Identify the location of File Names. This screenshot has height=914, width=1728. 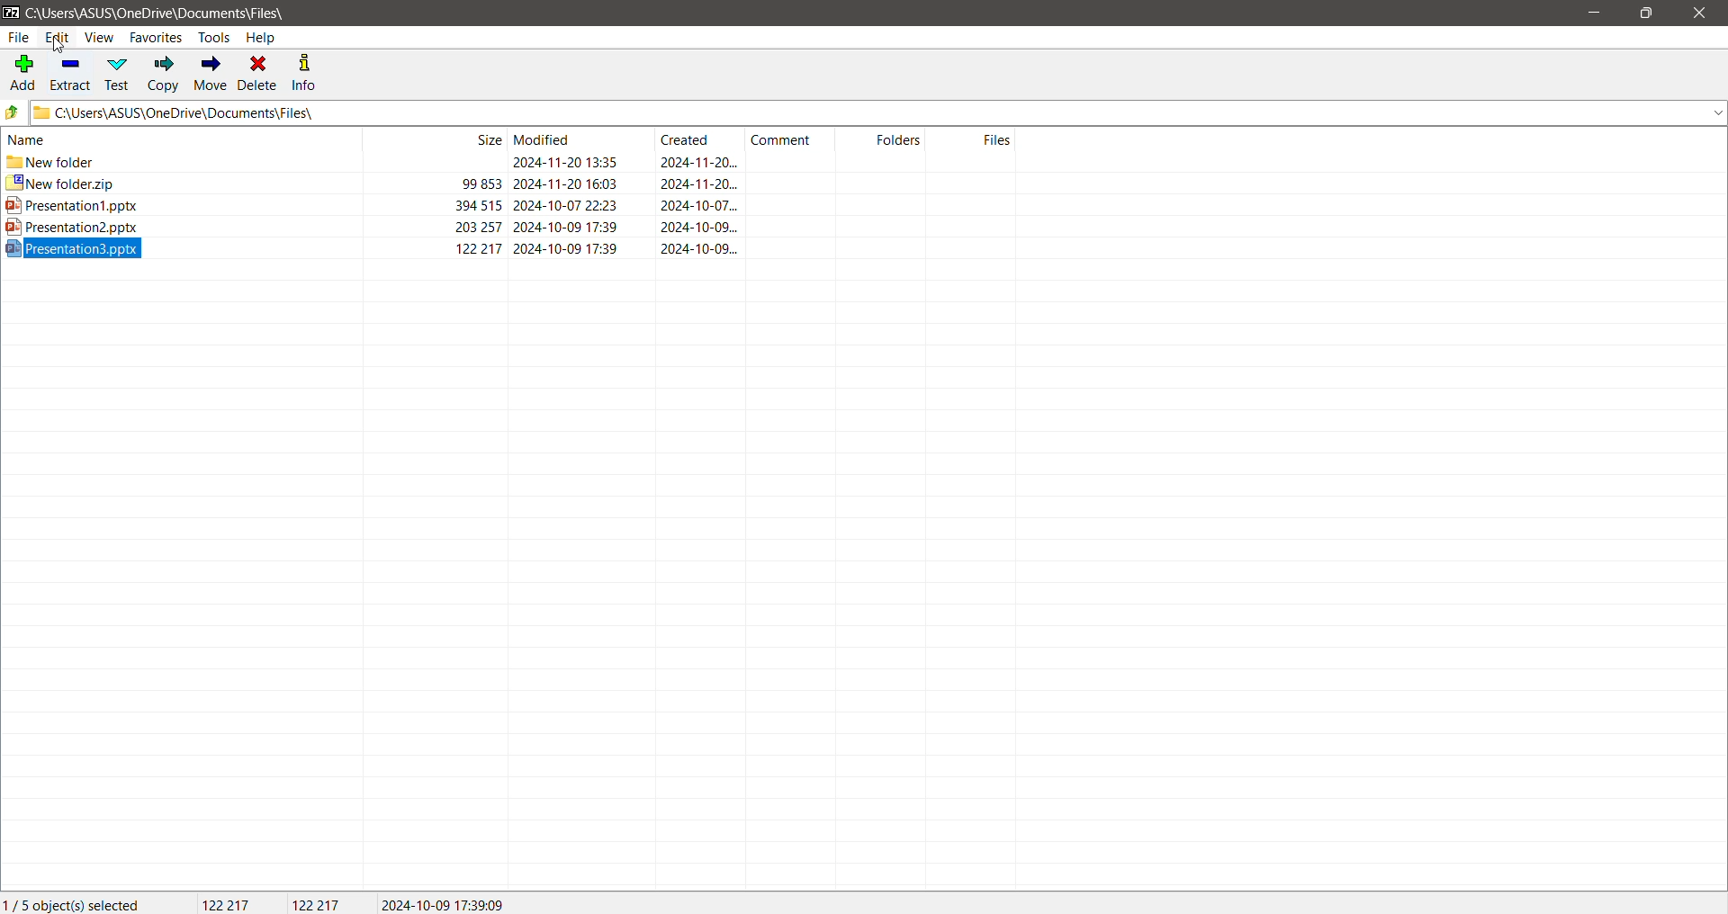
(180, 138).